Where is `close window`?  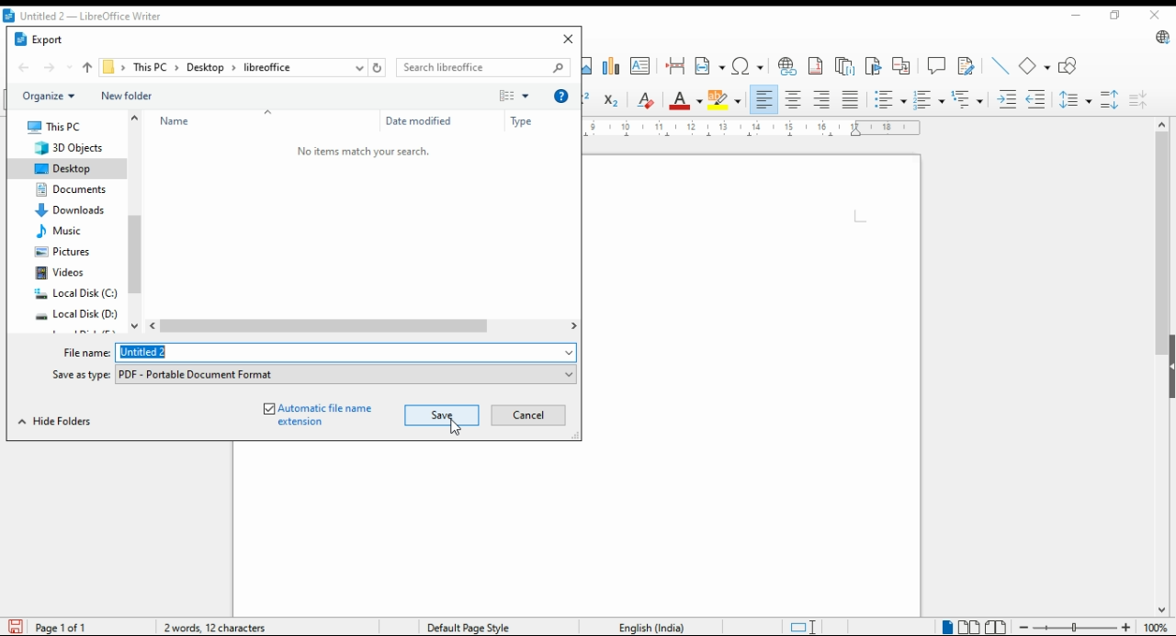
close window is located at coordinates (1157, 17).